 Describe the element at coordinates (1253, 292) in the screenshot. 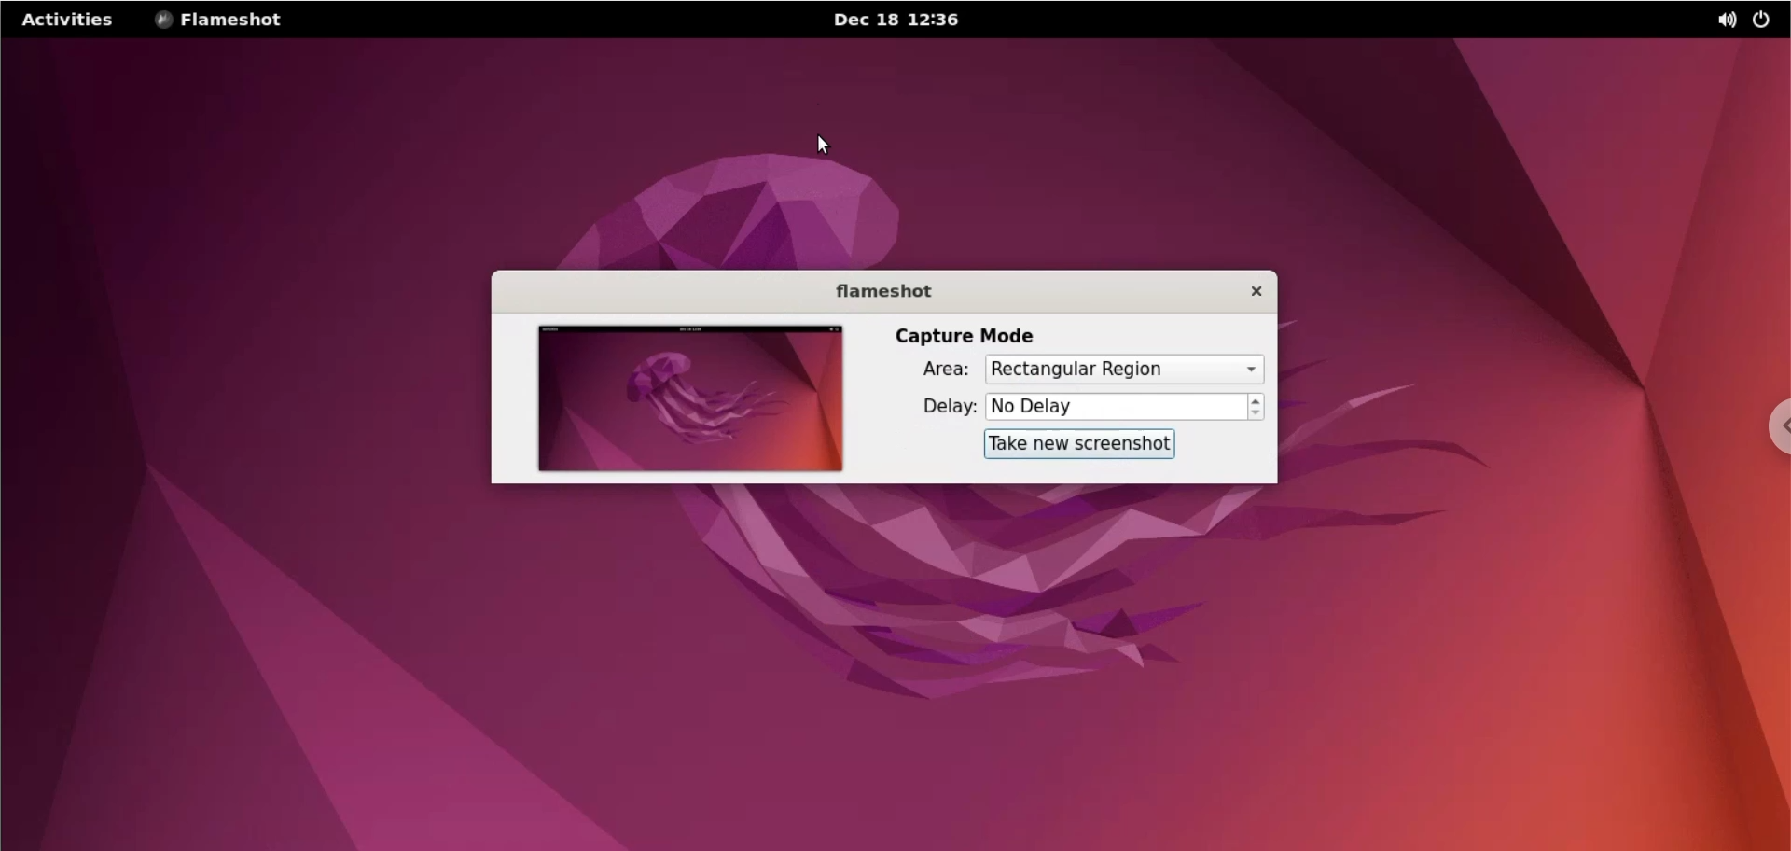

I see `close` at that location.